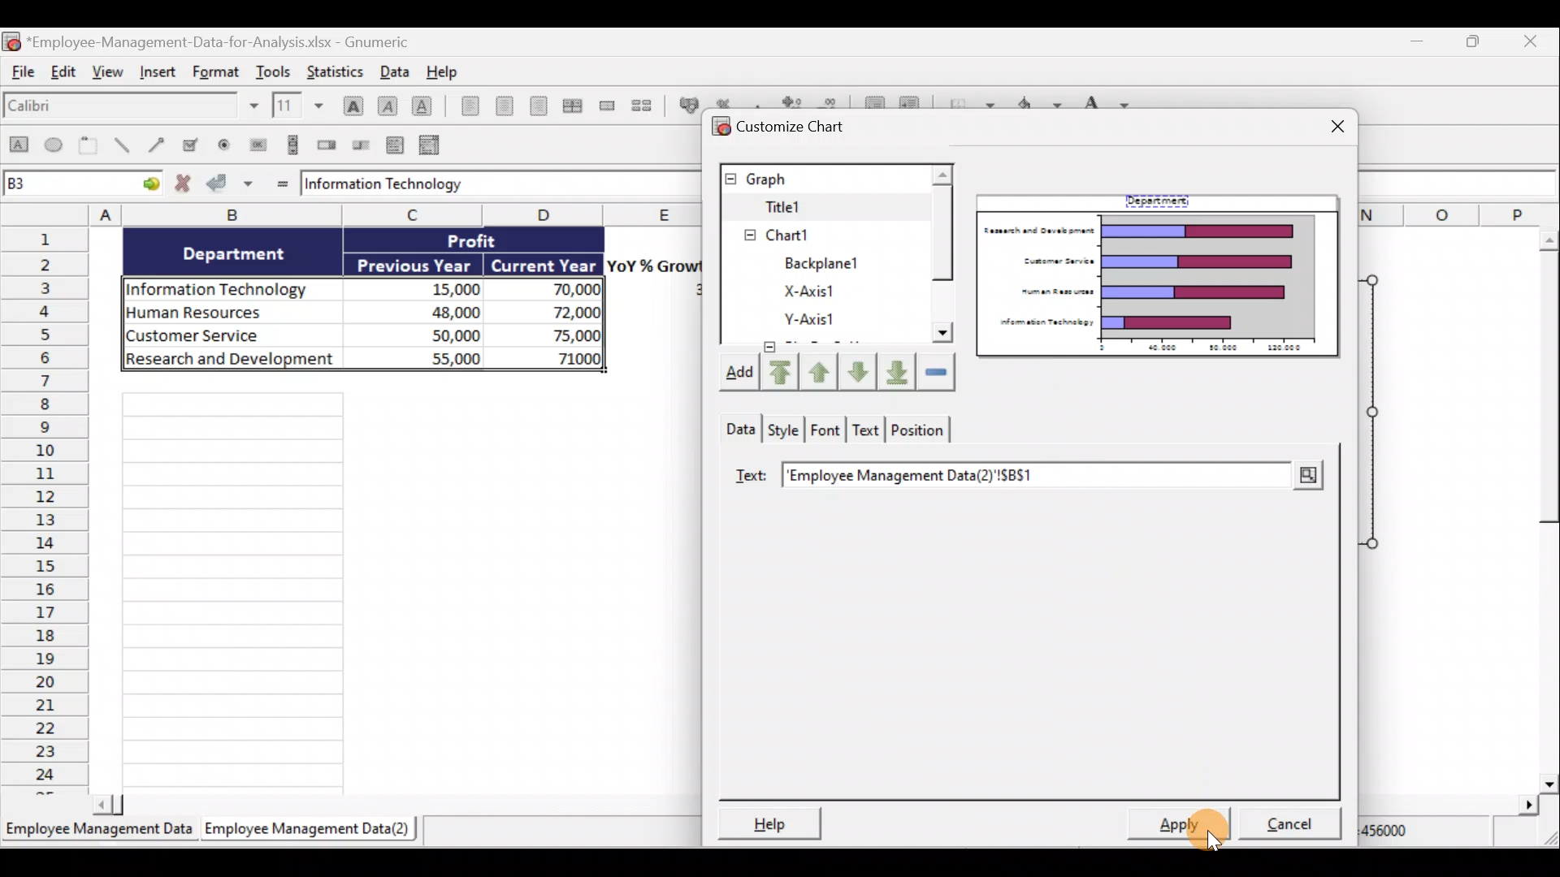 This screenshot has width=1560, height=877. What do you see at coordinates (1295, 827) in the screenshot?
I see `Cancel` at bounding box center [1295, 827].